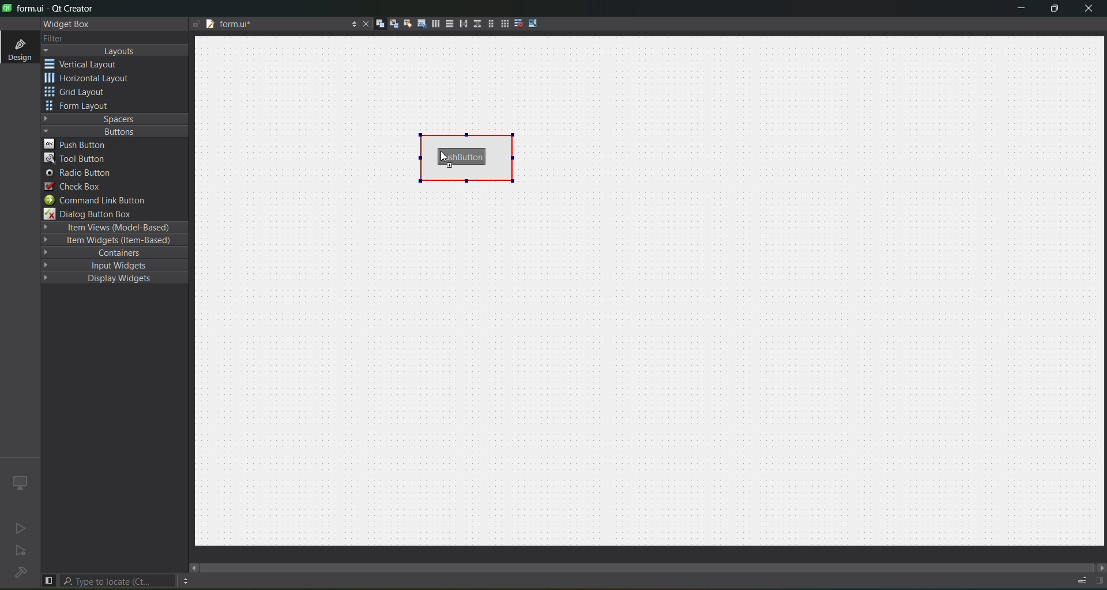  Describe the element at coordinates (91, 80) in the screenshot. I see `horizontal layout` at that location.